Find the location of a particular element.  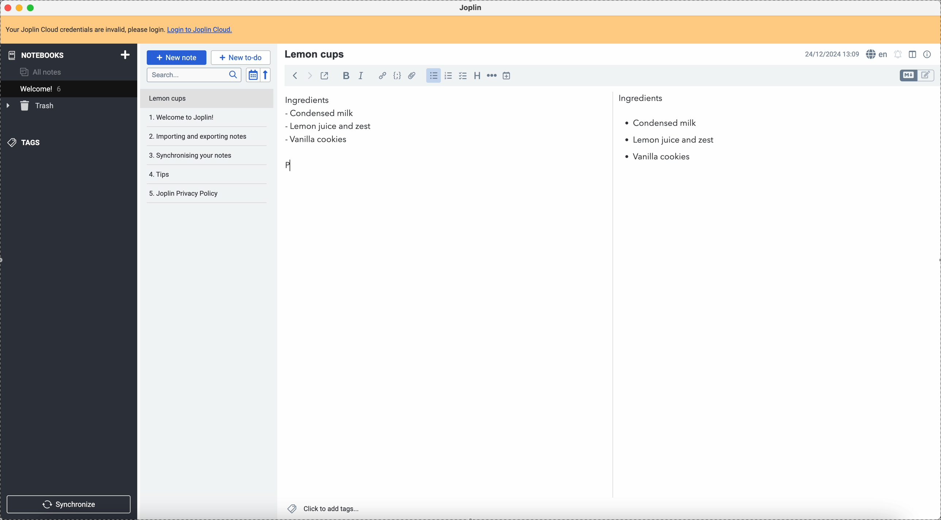

all notes is located at coordinates (43, 71).